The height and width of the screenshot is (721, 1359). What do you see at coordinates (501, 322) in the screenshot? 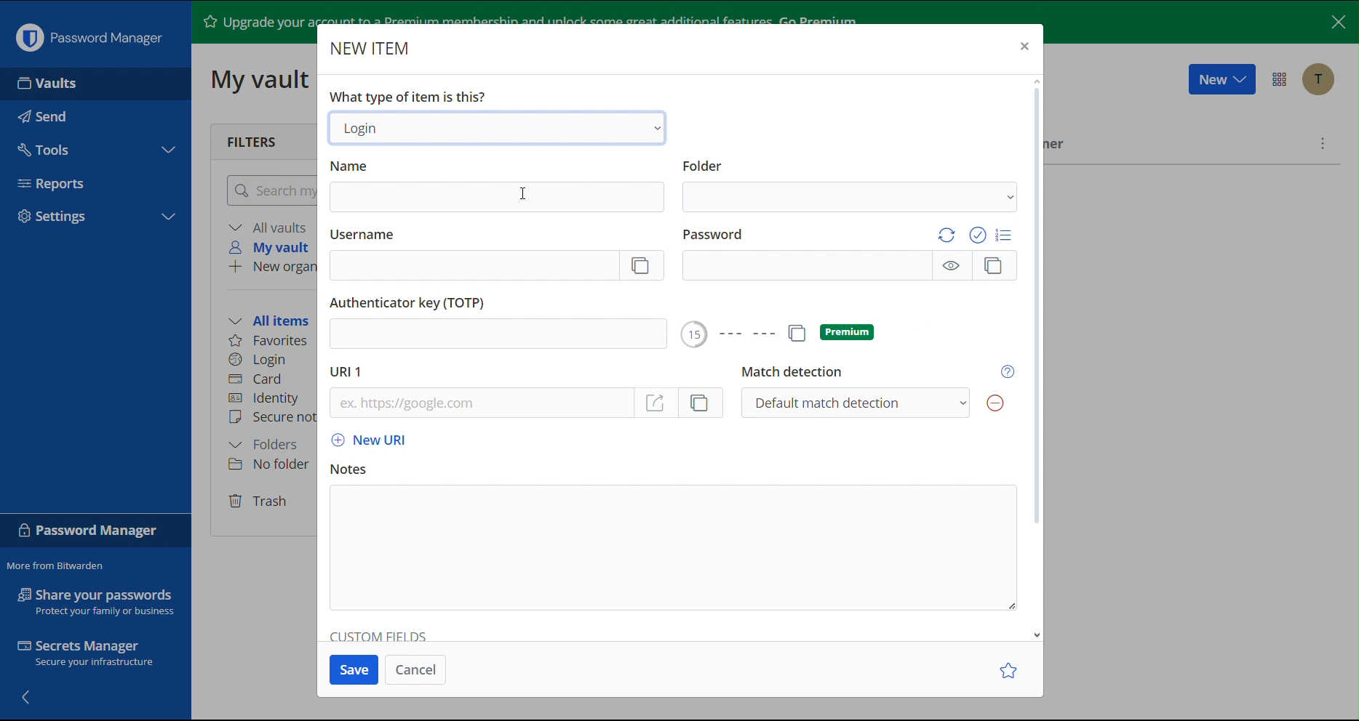
I see `Authenticator key` at bounding box center [501, 322].